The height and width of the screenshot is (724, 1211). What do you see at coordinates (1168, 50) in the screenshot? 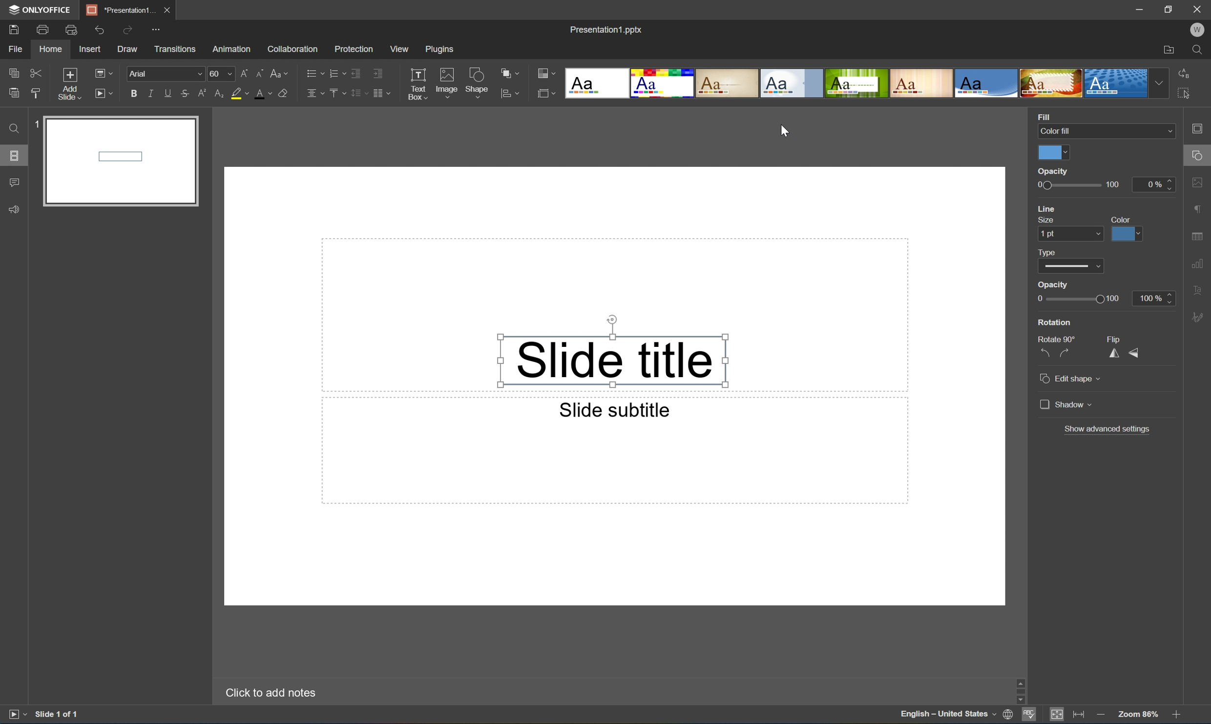
I see `Open file location` at bounding box center [1168, 50].